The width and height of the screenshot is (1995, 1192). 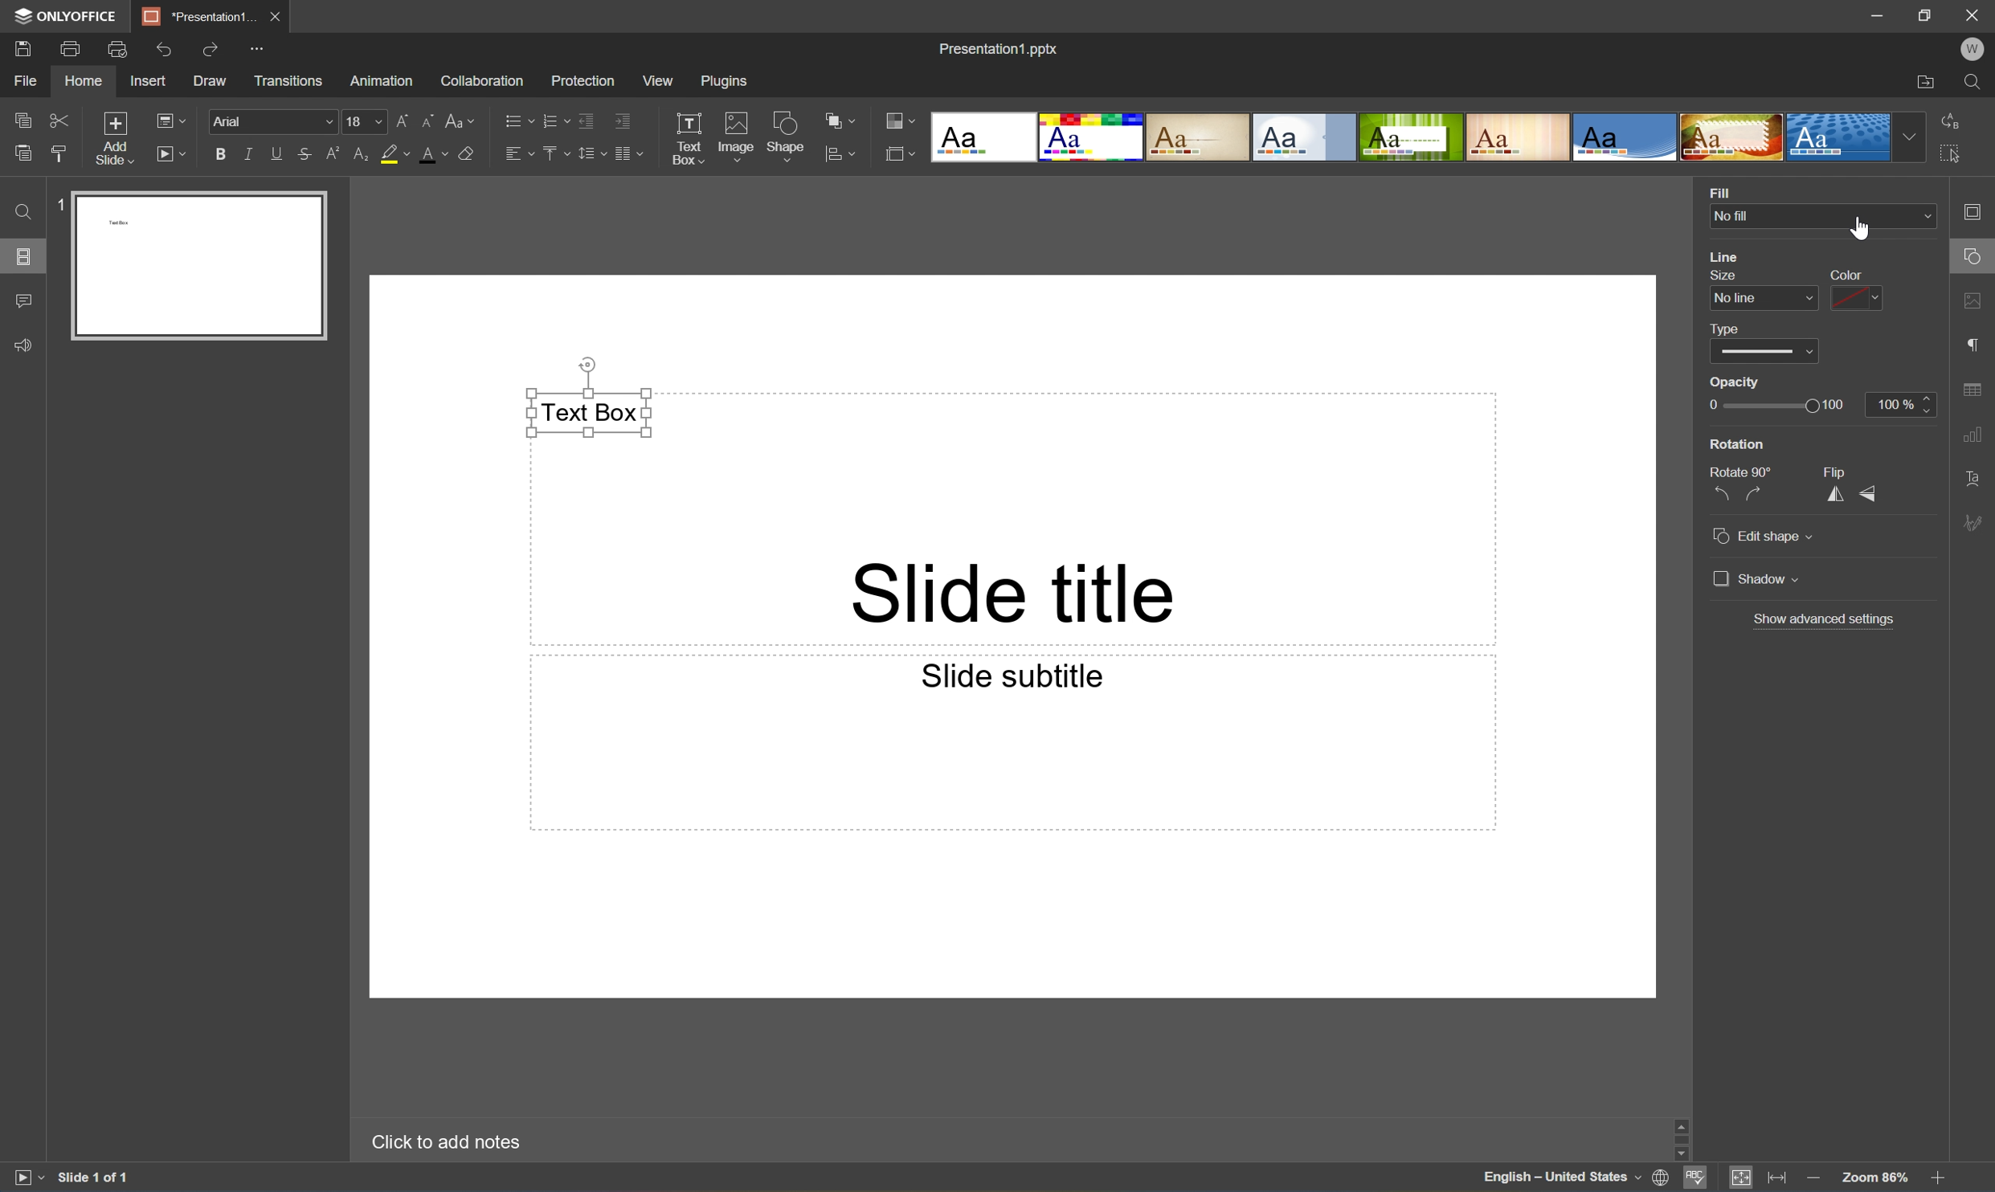 I want to click on Find, so click(x=25, y=211).